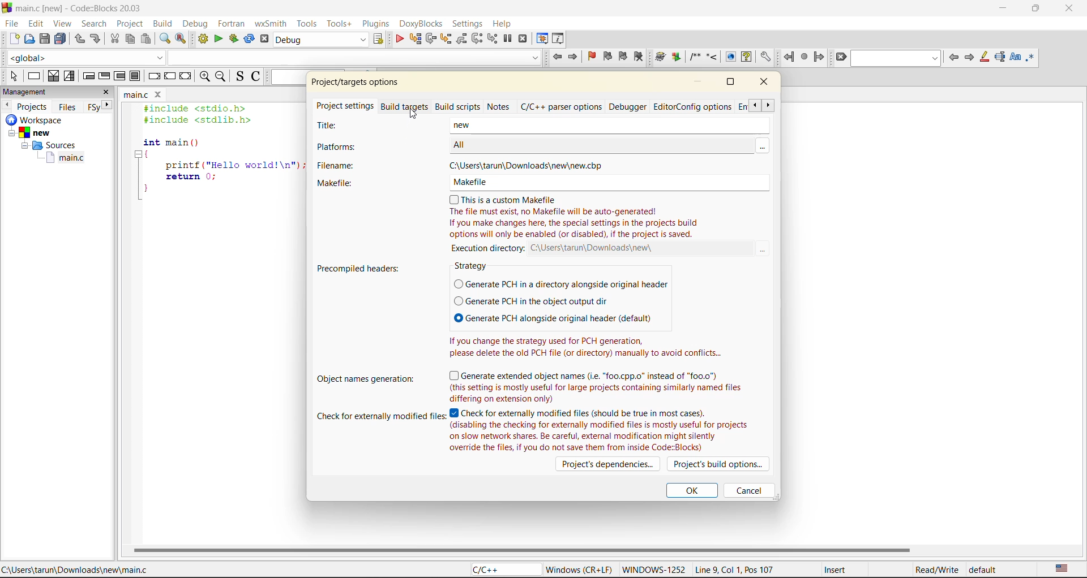  I want to click on instruction, so click(36, 76).